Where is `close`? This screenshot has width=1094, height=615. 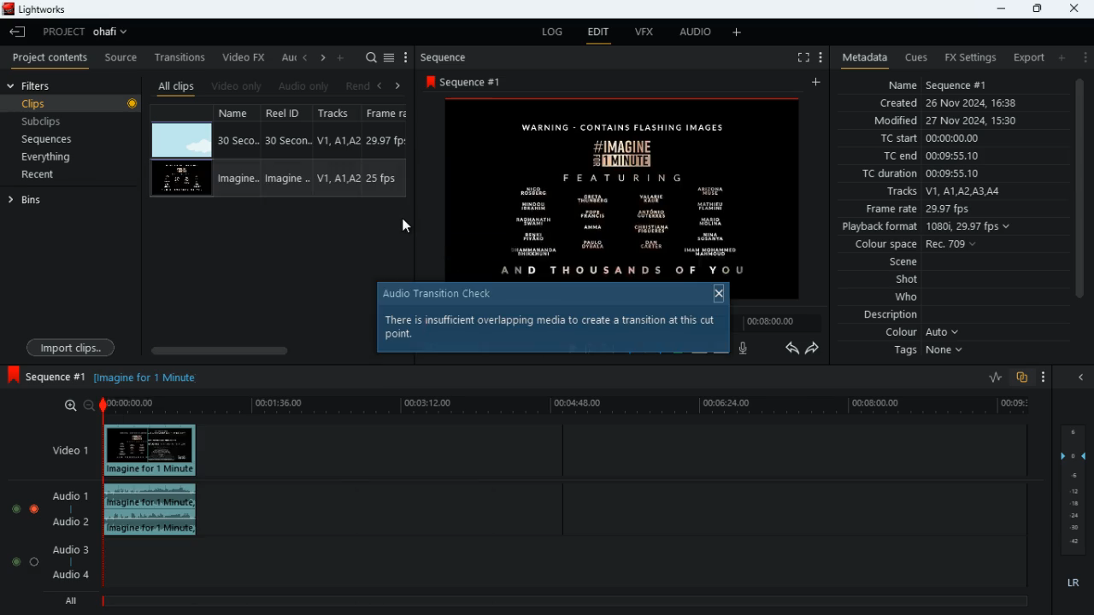
close is located at coordinates (716, 293).